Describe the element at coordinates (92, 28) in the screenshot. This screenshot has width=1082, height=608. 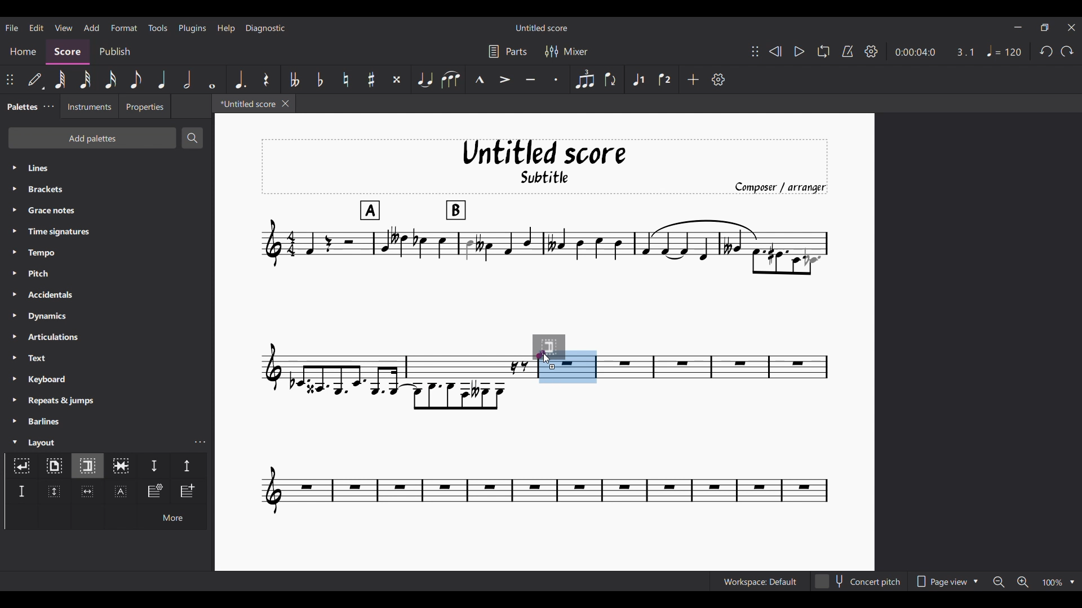
I see `Add menu` at that location.